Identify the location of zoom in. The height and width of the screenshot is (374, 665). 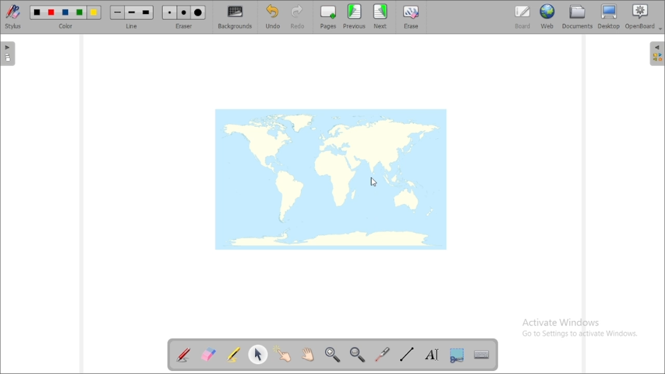
(332, 354).